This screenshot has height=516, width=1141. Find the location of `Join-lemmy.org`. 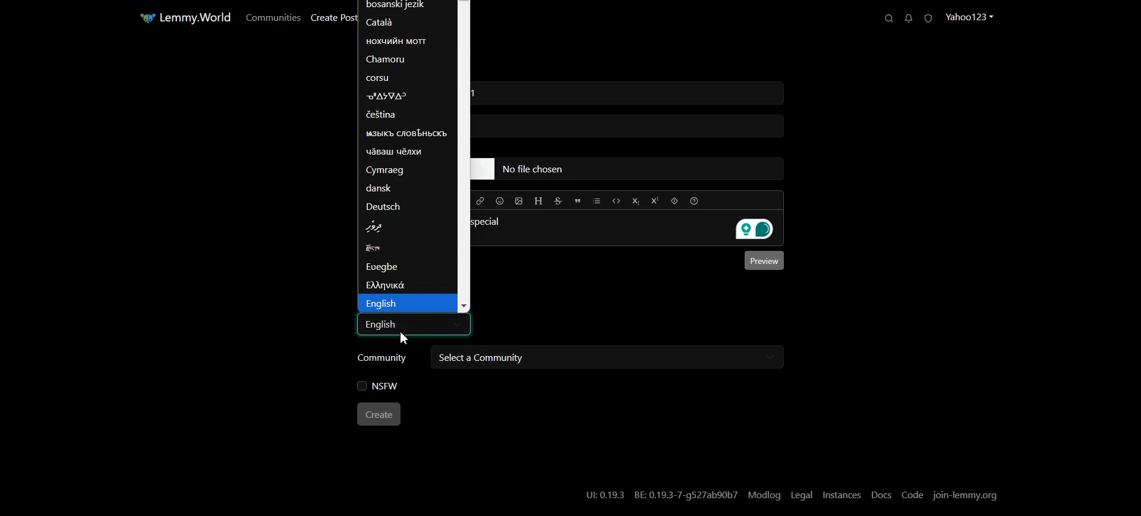

Join-lemmy.org is located at coordinates (967, 495).